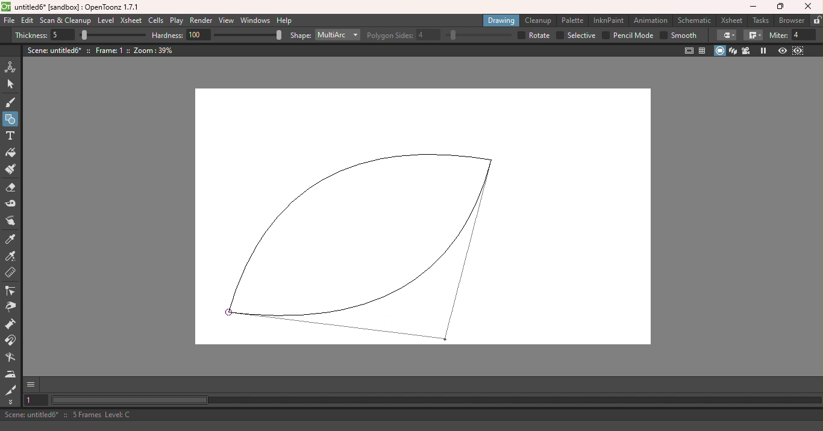 The width and height of the screenshot is (823, 431). Describe the element at coordinates (10, 205) in the screenshot. I see `Tape tool` at that location.